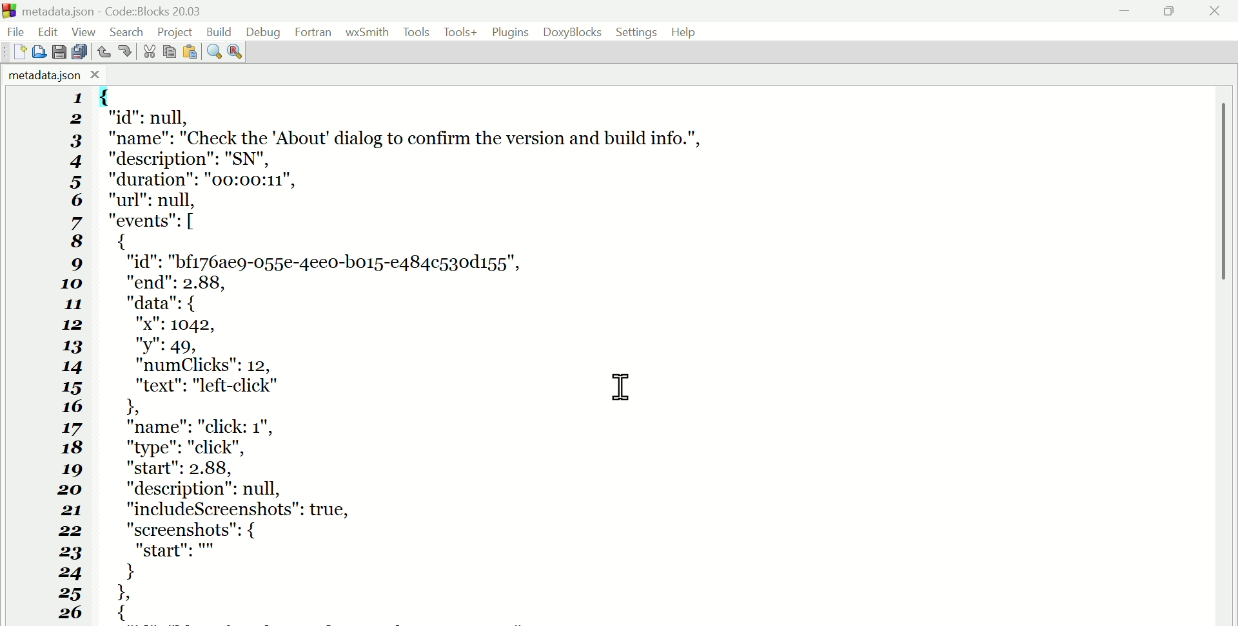 Image resolution: width=1238 pixels, height=626 pixels. What do you see at coordinates (313, 32) in the screenshot?
I see `Fortran` at bounding box center [313, 32].